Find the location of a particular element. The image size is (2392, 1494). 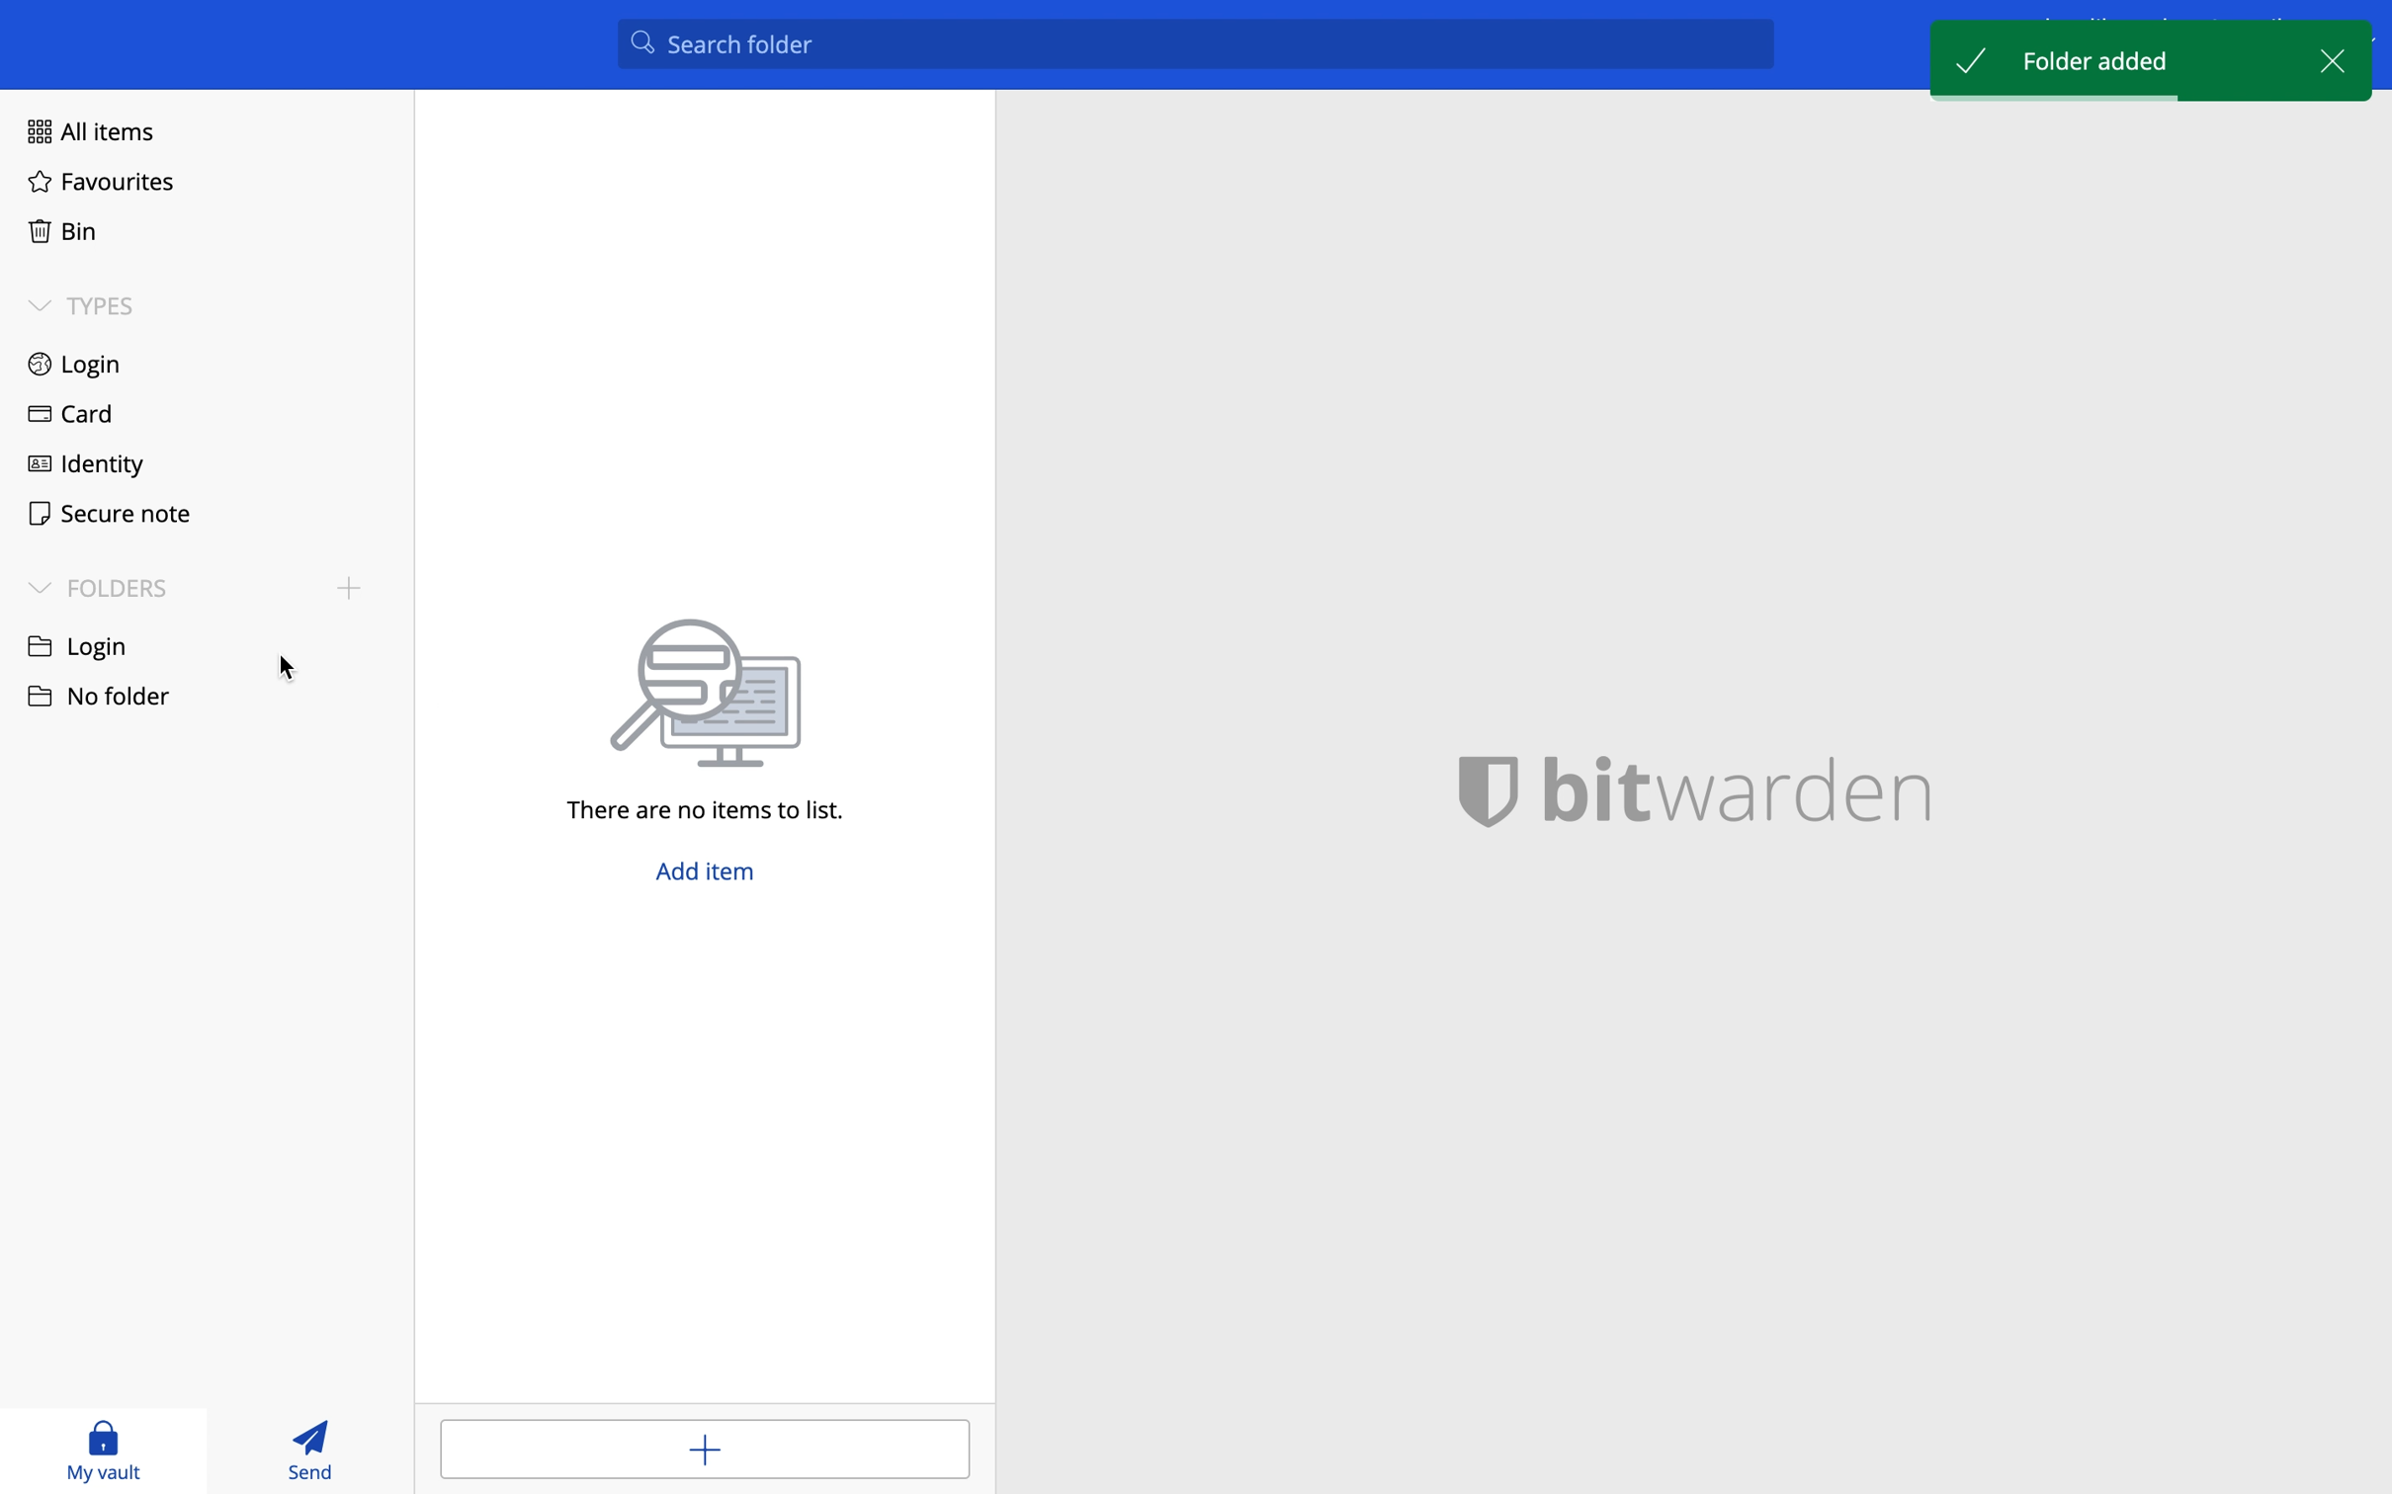

card is located at coordinates (65, 417).